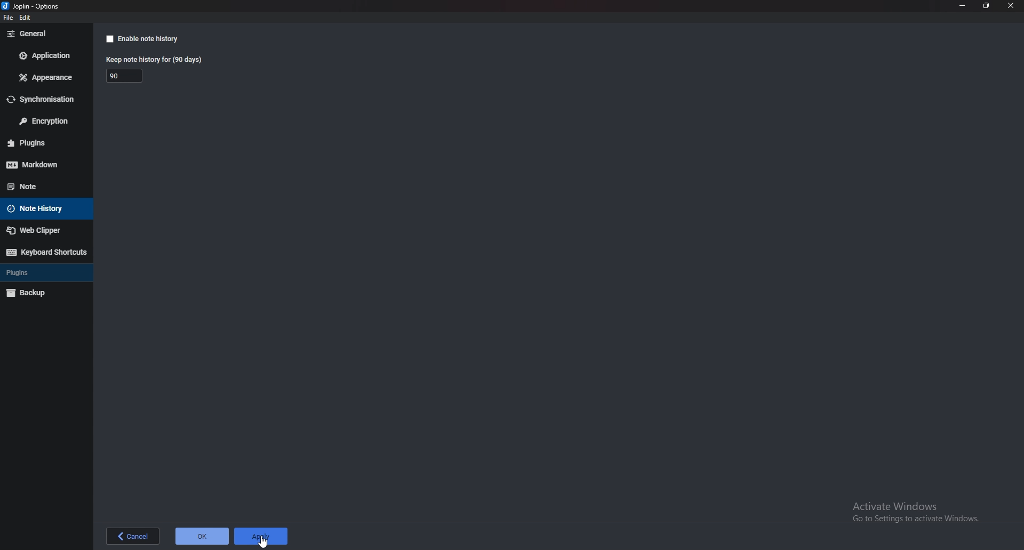 The image size is (1024, 550). What do you see at coordinates (45, 121) in the screenshot?
I see `Encryption` at bounding box center [45, 121].